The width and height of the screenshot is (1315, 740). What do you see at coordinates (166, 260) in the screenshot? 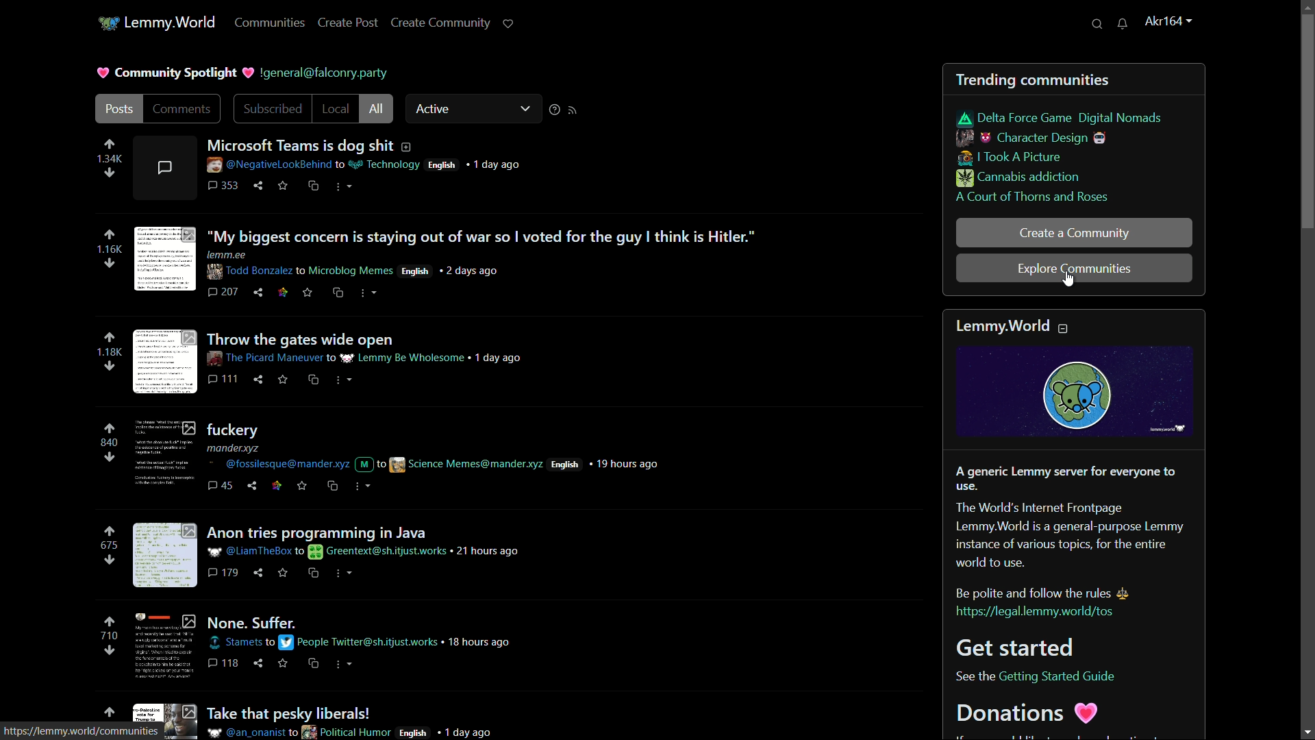
I see `image` at bounding box center [166, 260].